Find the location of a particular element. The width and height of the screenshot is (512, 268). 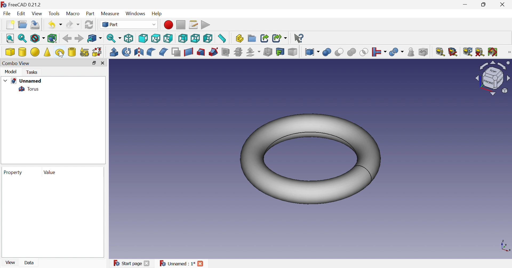

Sync view is located at coordinates (114, 38).